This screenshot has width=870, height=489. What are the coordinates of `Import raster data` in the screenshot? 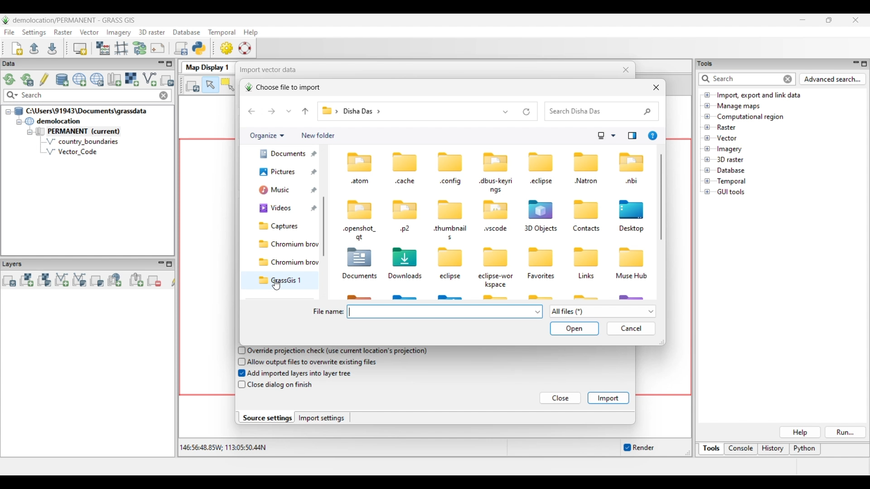 It's located at (131, 79).